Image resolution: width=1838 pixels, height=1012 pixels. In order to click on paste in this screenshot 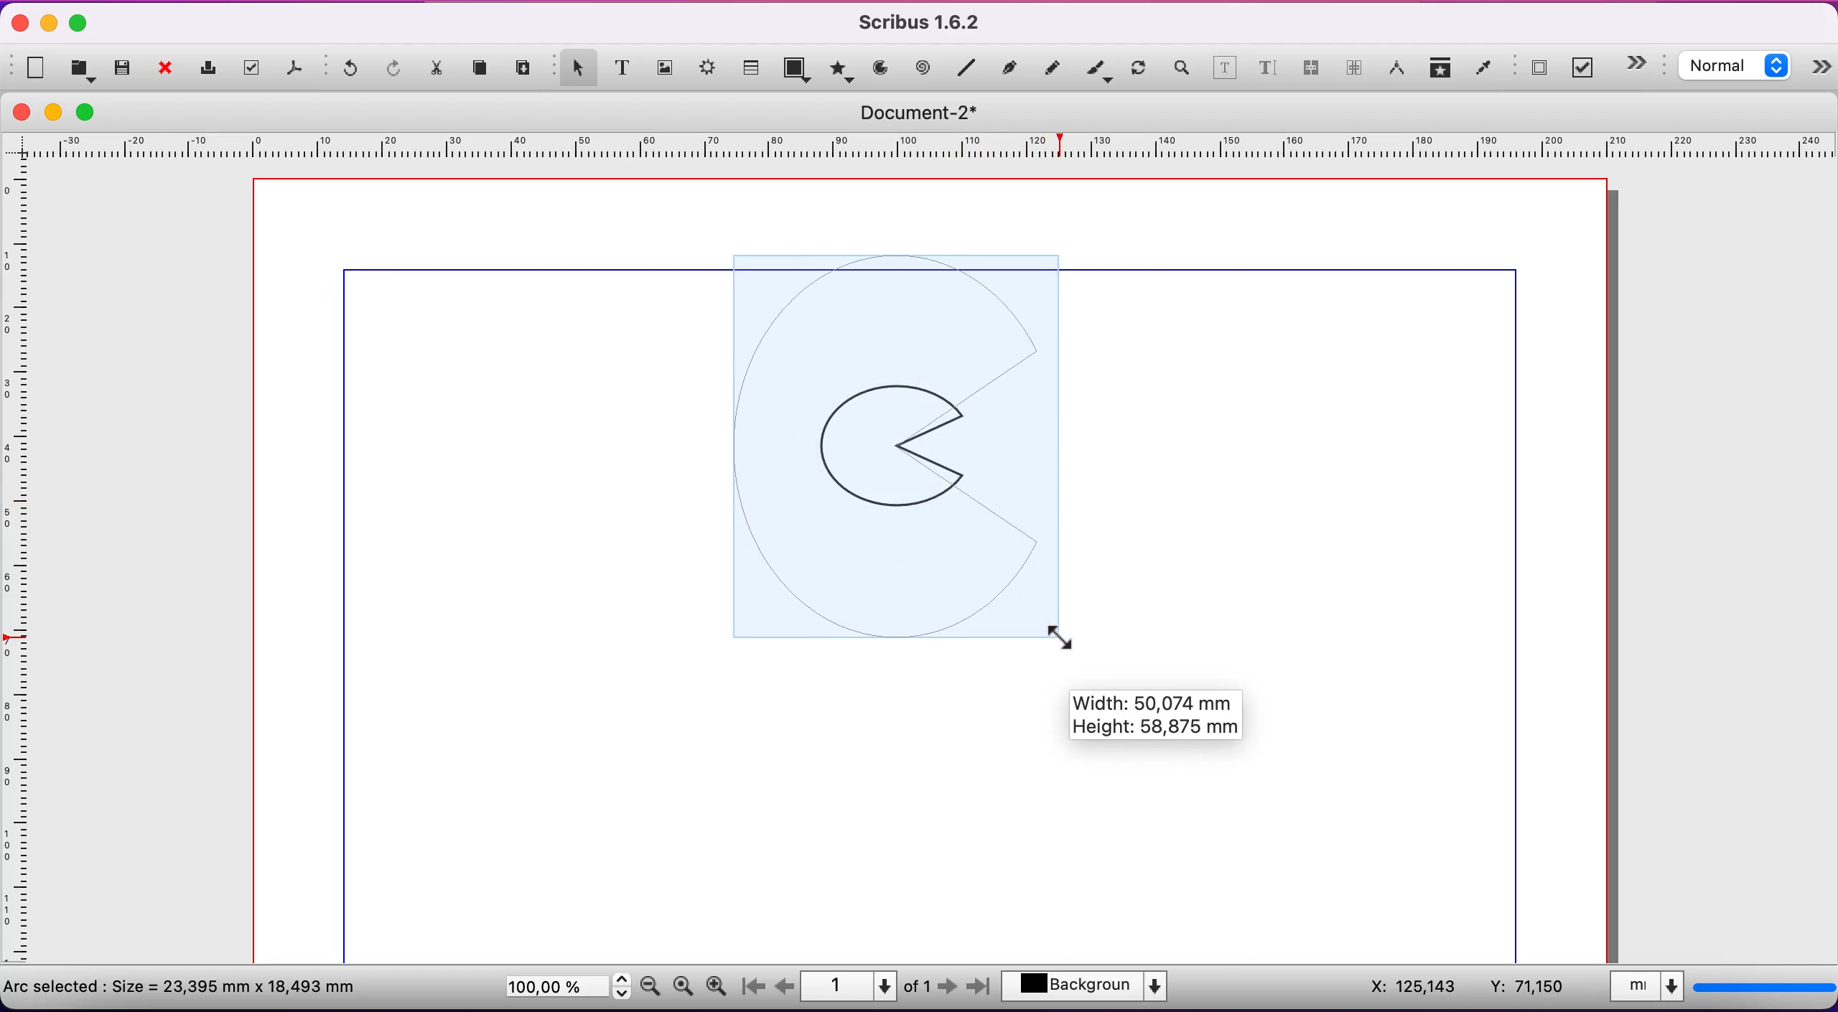, I will do `click(526, 68)`.